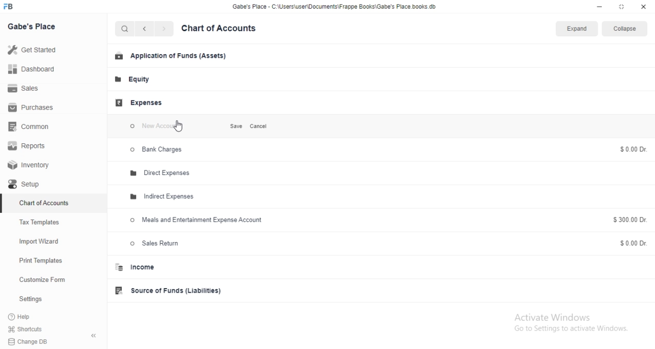  What do you see at coordinates (263, 126) in the screenshot?
I see `Cancel` at bounding box center [263, 126].